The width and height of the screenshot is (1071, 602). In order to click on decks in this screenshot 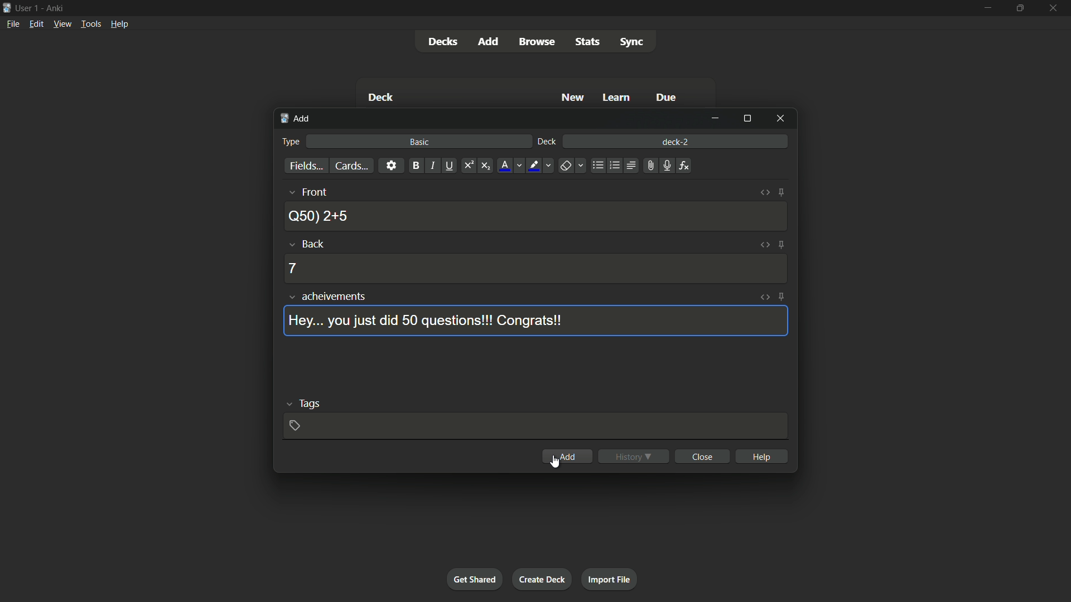, I will do `click(441, 41)`.